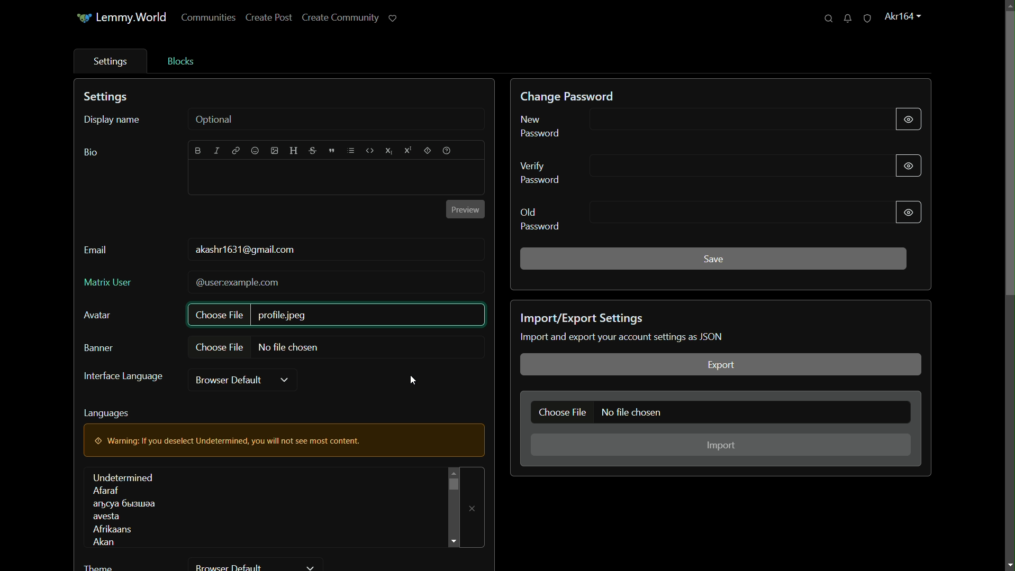 This screenshot has height=571, width=1015. What do you see at coordinates (729, 121) in the screenshot?
I see `new password input bar` at bounding box center [729, 121].